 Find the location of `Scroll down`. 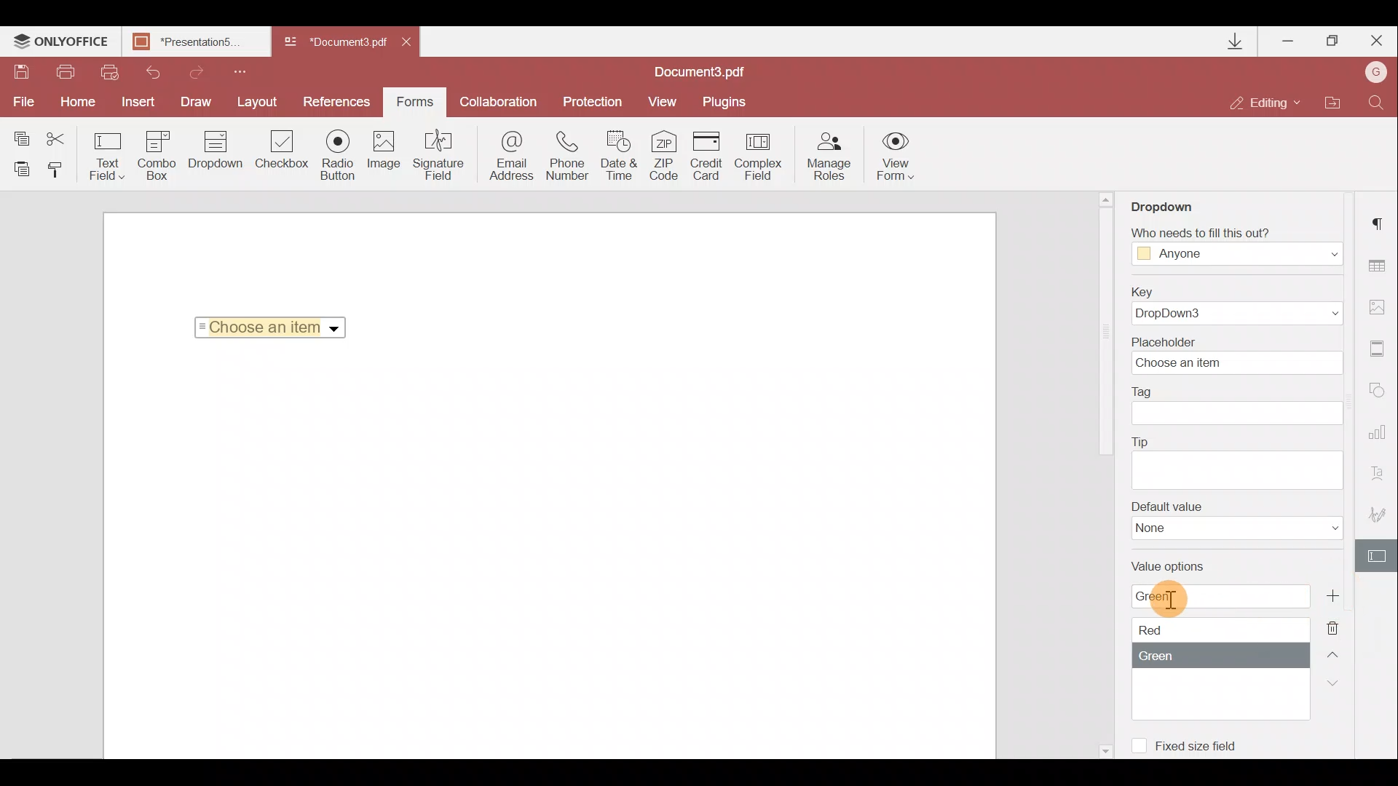

Scroll down is located at coordinates (1104, 749).